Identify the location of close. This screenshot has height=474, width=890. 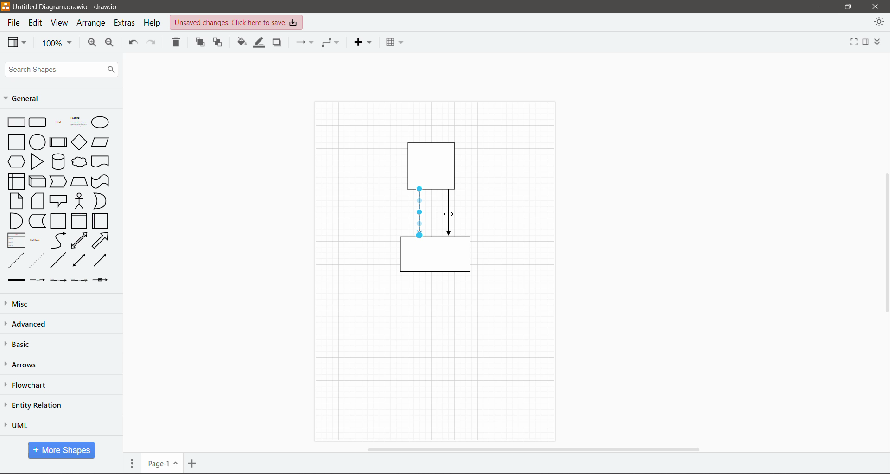
(875, 6).